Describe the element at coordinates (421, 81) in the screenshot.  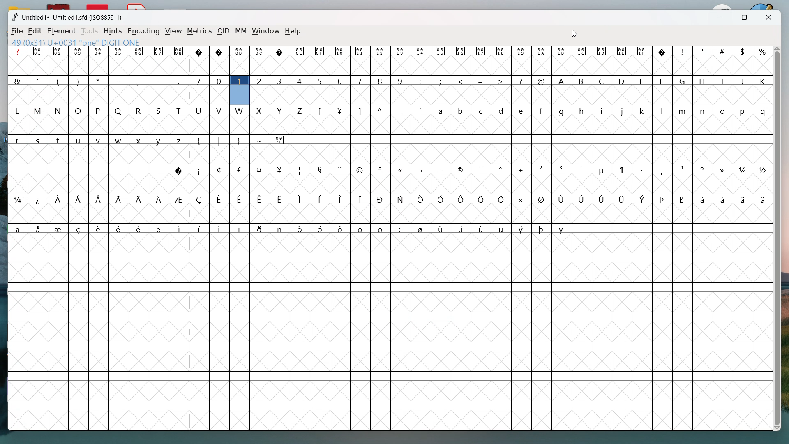
I see `:` at that location.